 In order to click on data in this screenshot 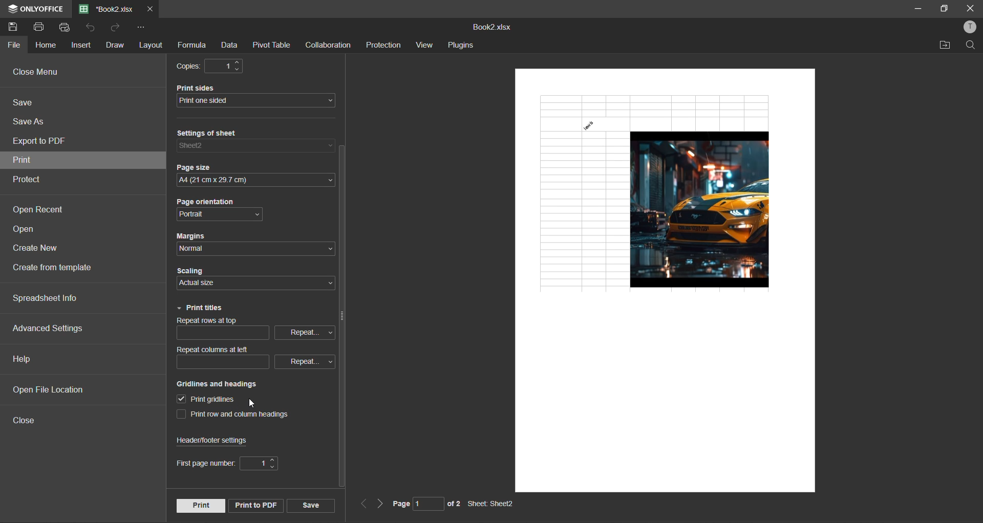, I will do `click(228, 45)`.